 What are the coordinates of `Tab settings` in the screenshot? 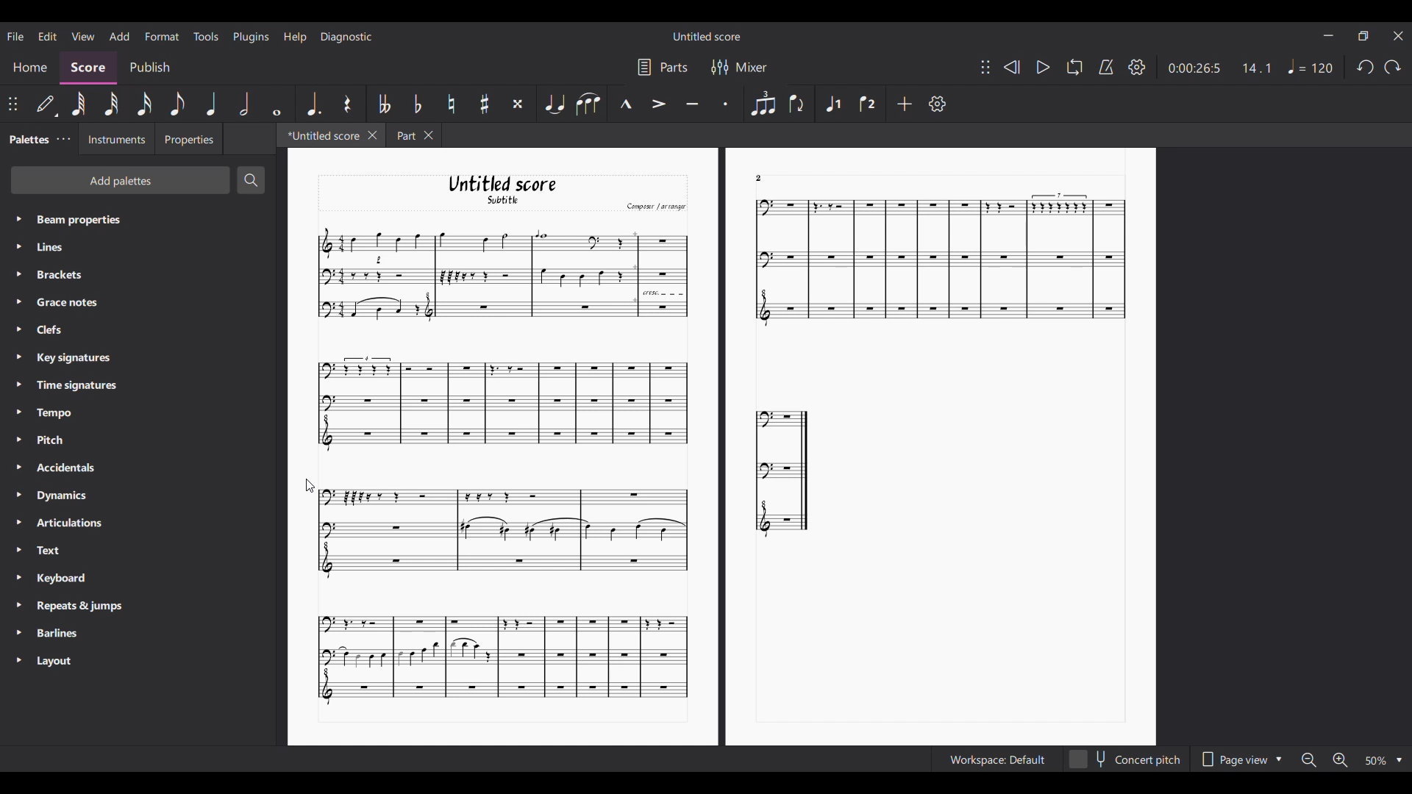 It's located at (63, 139).